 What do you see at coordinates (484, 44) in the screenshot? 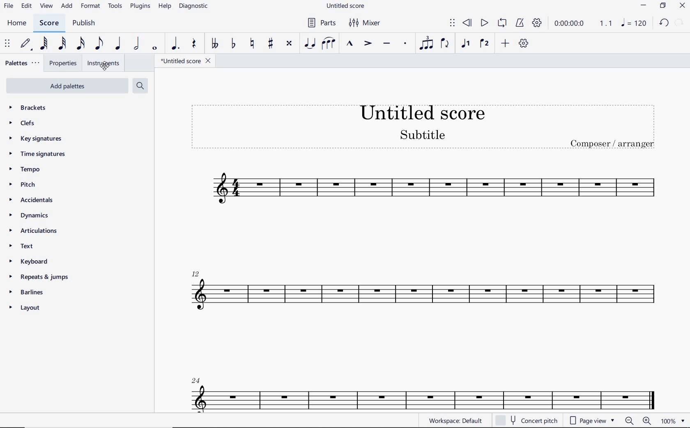
I see `VOICE 2` at bounding box center [484, 44].